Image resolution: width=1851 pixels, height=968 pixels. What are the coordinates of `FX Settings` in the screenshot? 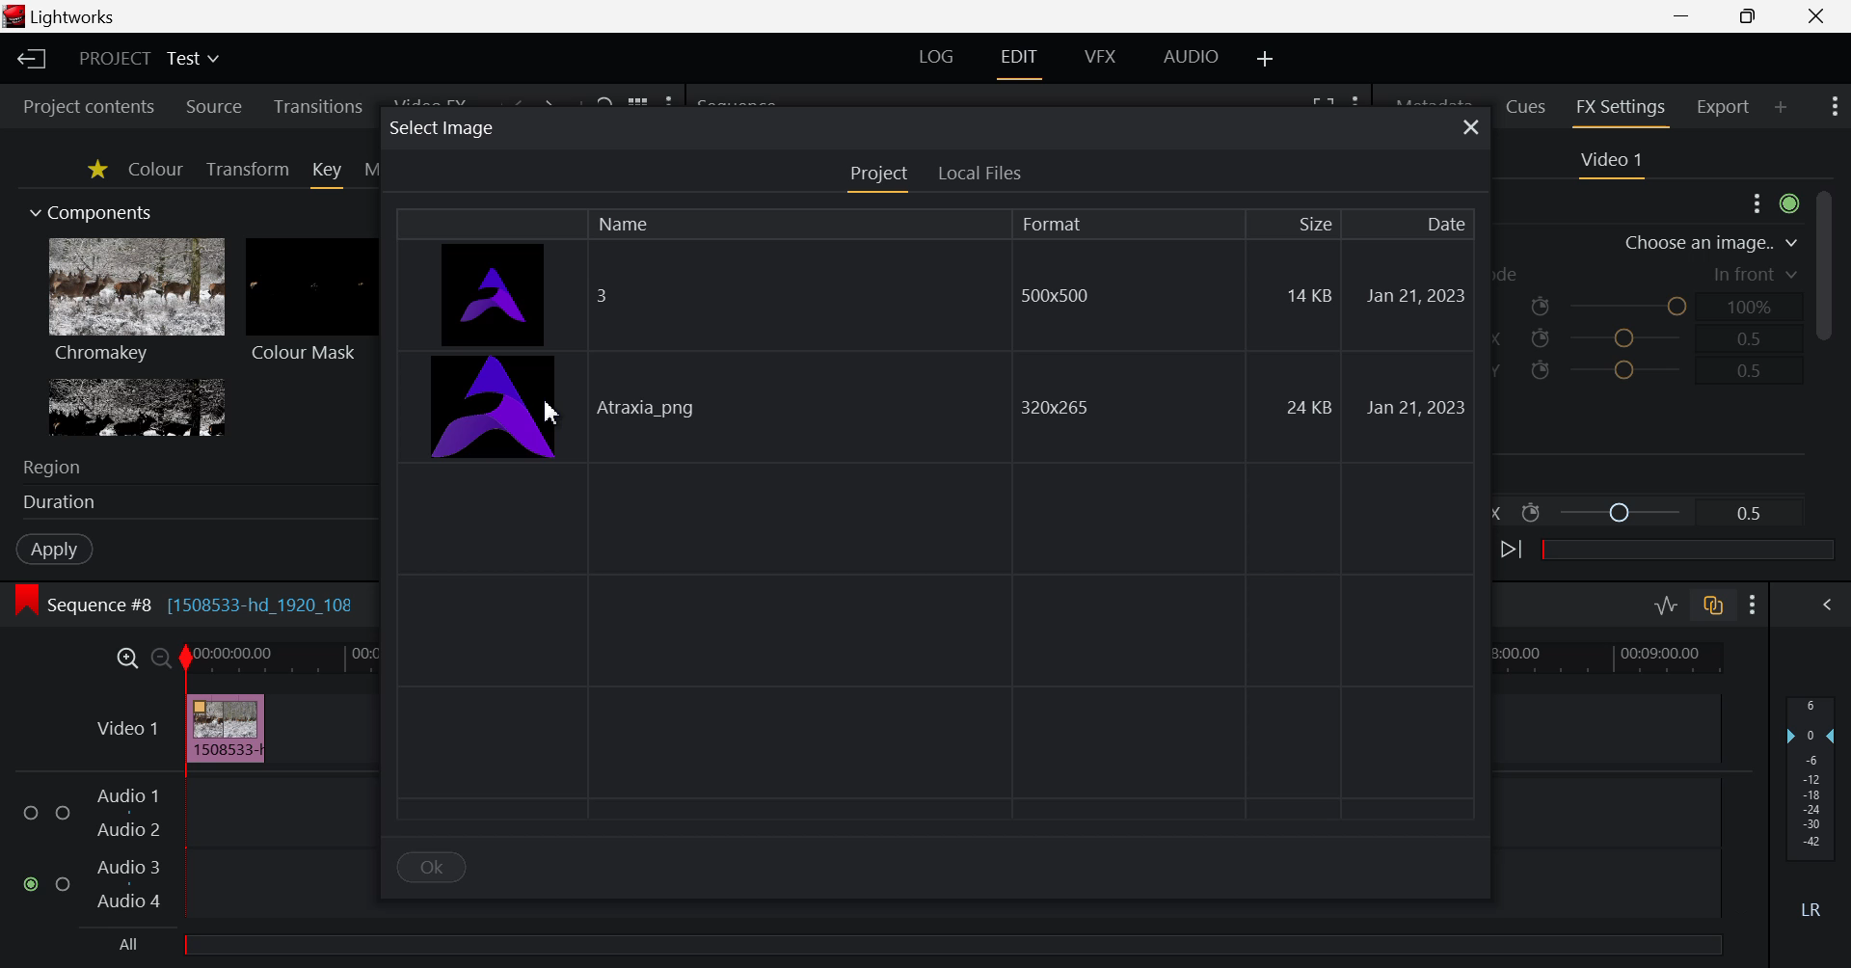 It's located at (1623, 109).